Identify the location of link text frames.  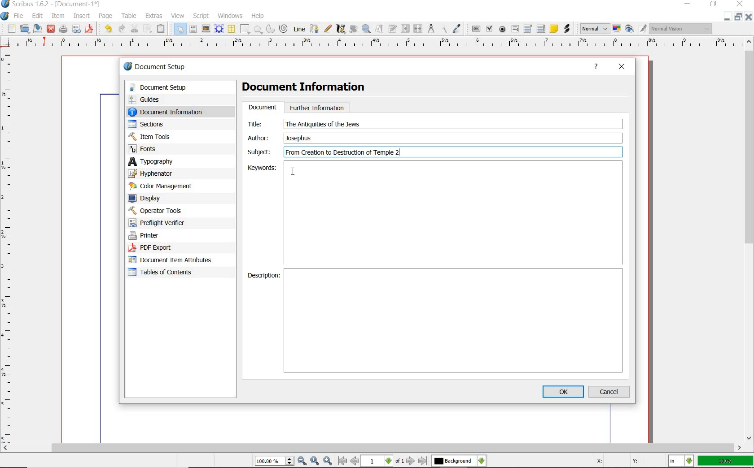
(405, 29).